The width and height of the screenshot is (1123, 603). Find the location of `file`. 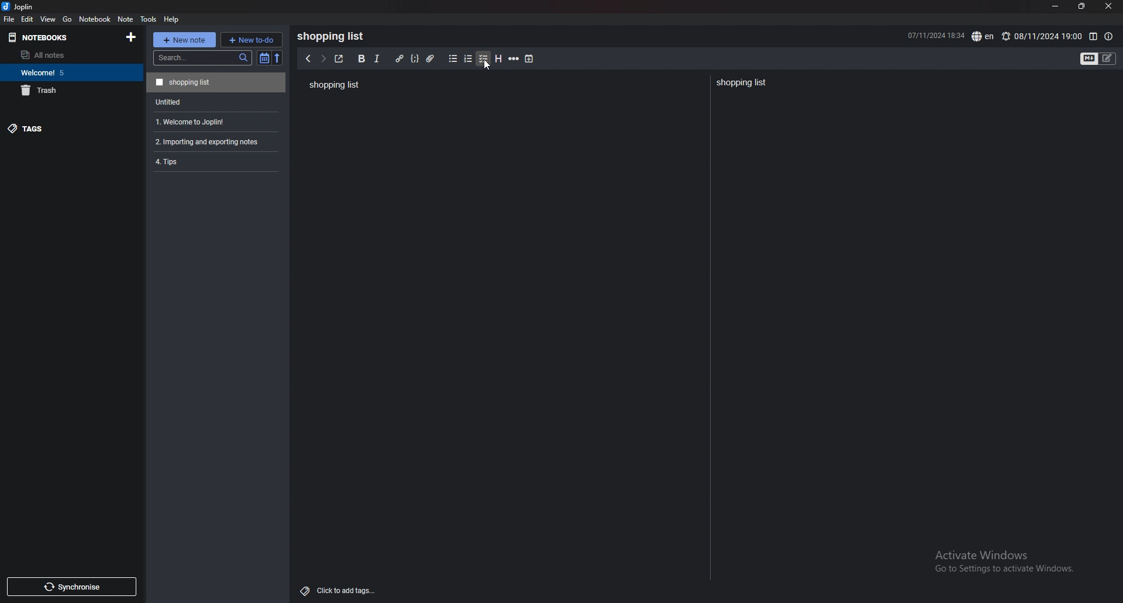

file is located at coordinates (9, 19).